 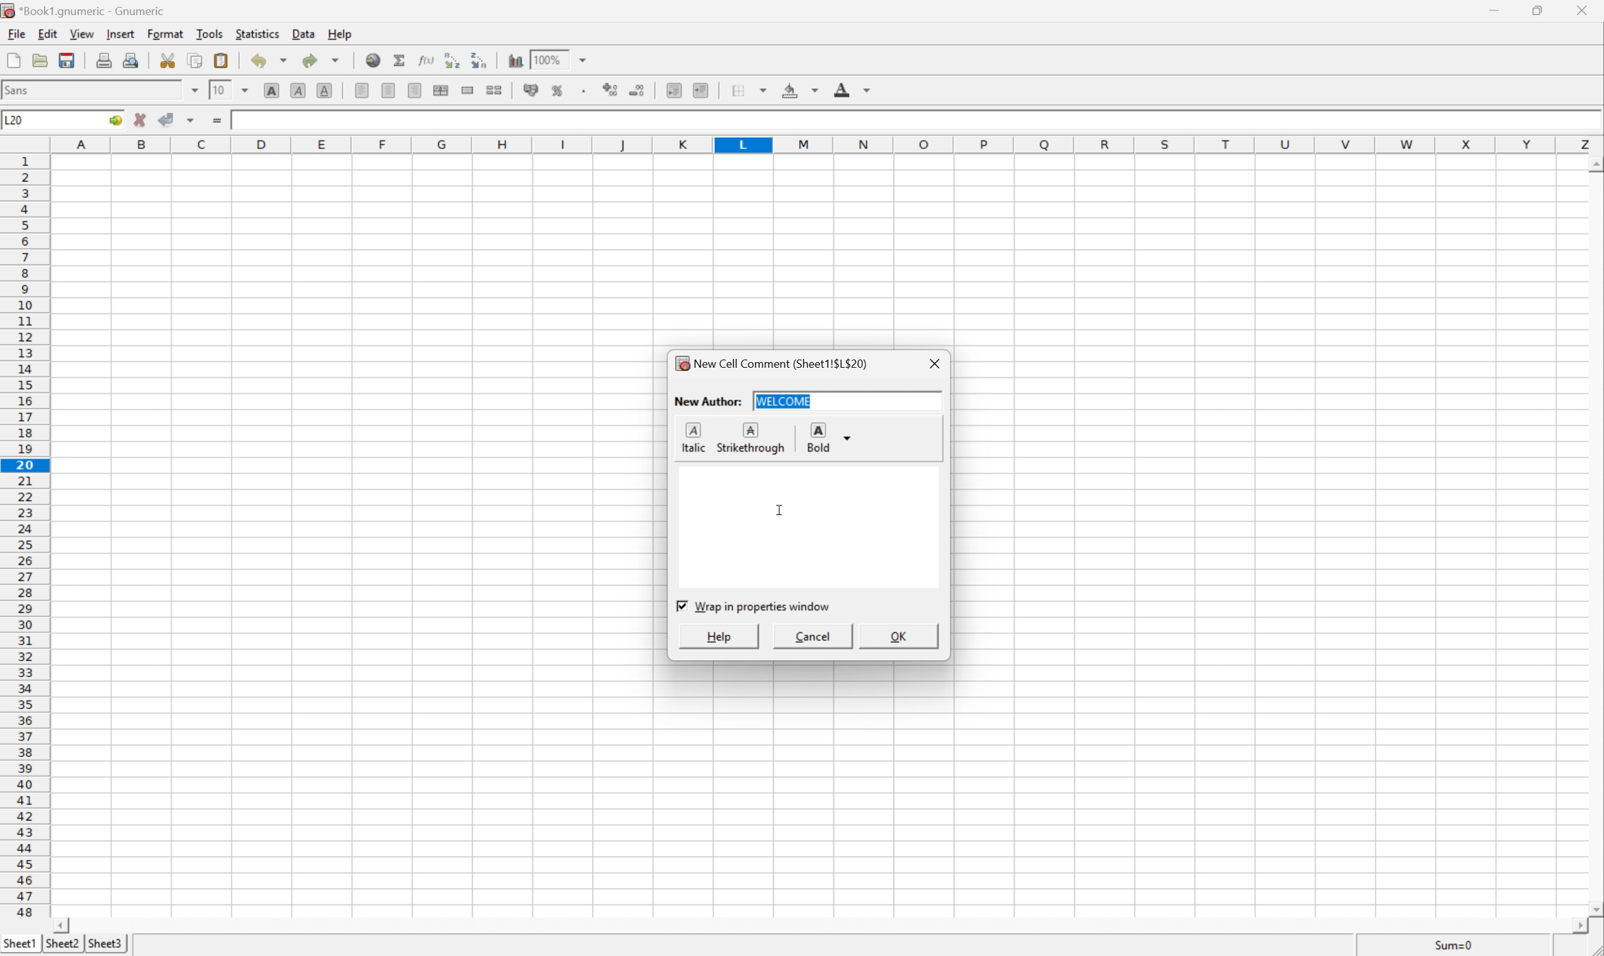 What do you see at coordinates (673, 90) in the screenshot?
I see `Decrease indent, and align the contents to the left` at bounding box center [673, 90].